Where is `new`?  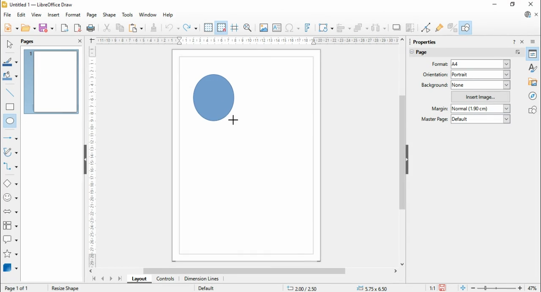 new is located at coordinates (11, 27).